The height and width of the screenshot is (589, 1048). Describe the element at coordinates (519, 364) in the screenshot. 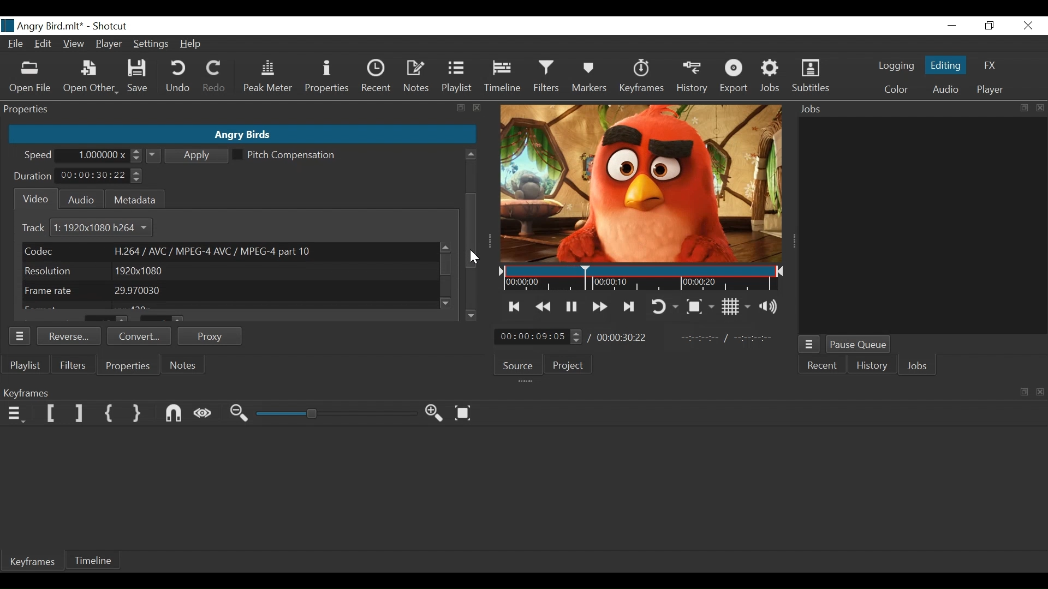

I see `Source` at that location.